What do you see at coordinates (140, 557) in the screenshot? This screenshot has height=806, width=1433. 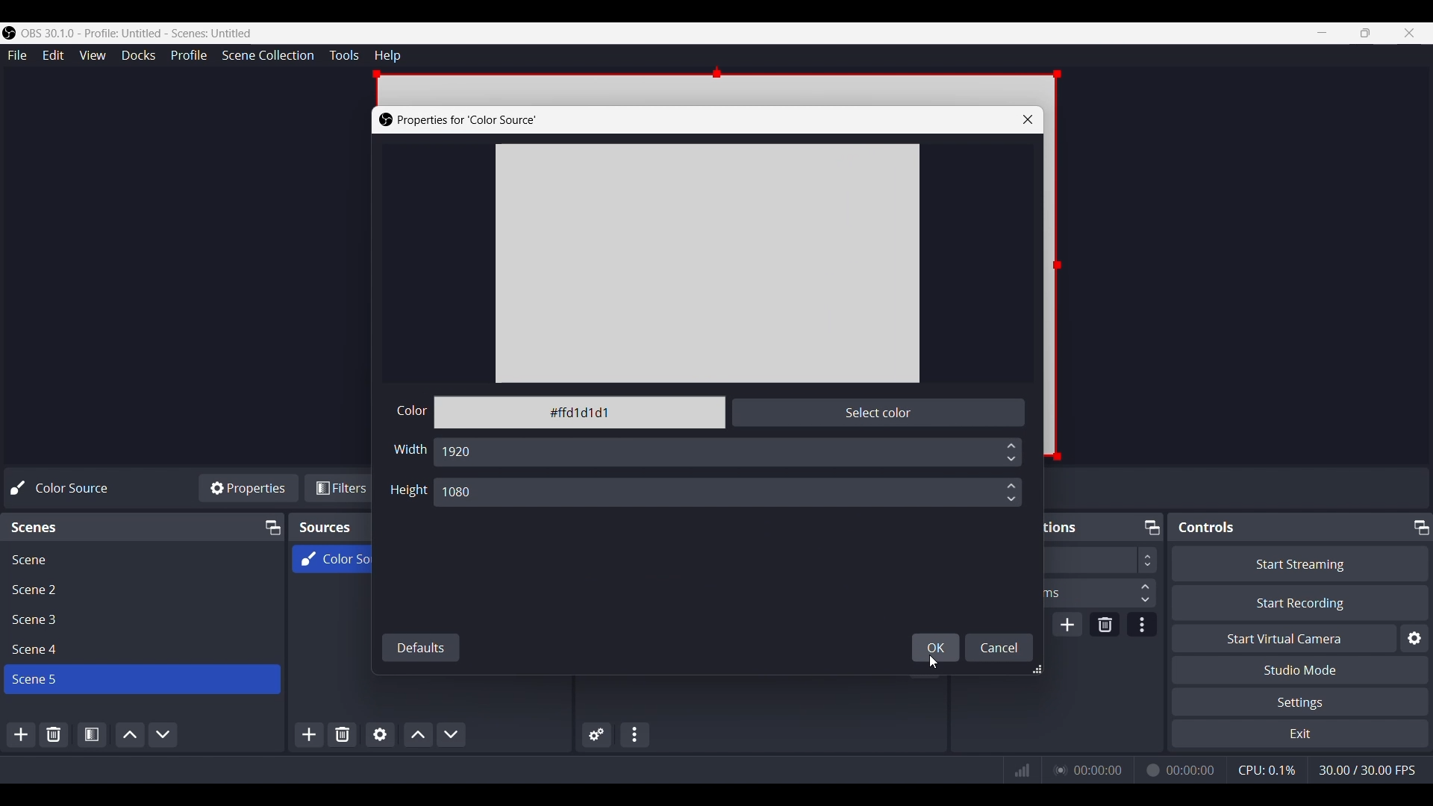 I see `Scene File` at bounding box center [140, 557].